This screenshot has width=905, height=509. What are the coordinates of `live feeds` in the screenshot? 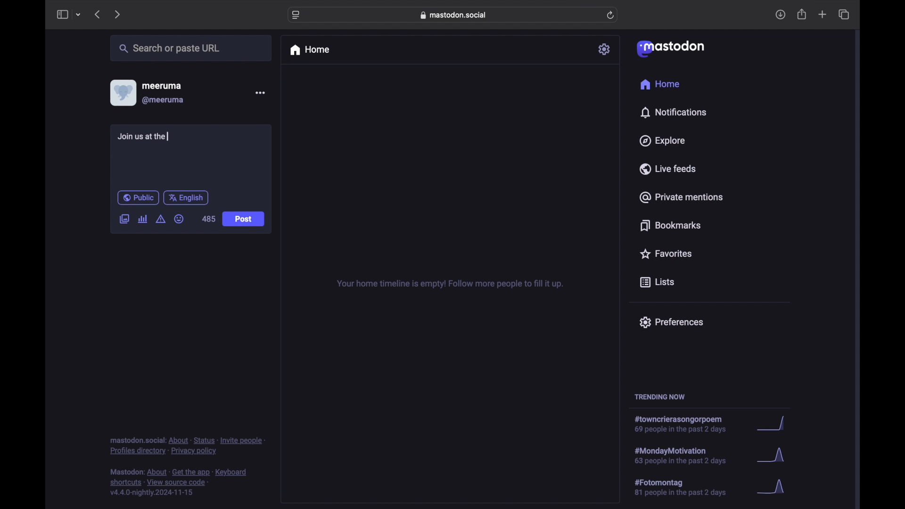 It's located at (668, 169).